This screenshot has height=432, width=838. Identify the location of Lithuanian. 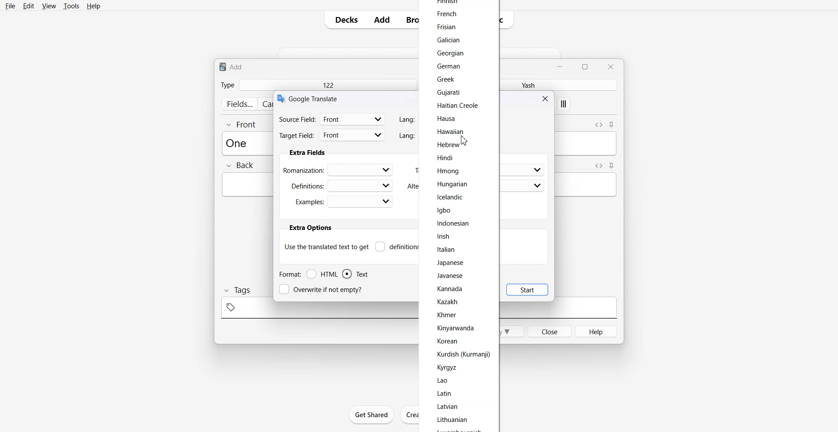
(453, 420).